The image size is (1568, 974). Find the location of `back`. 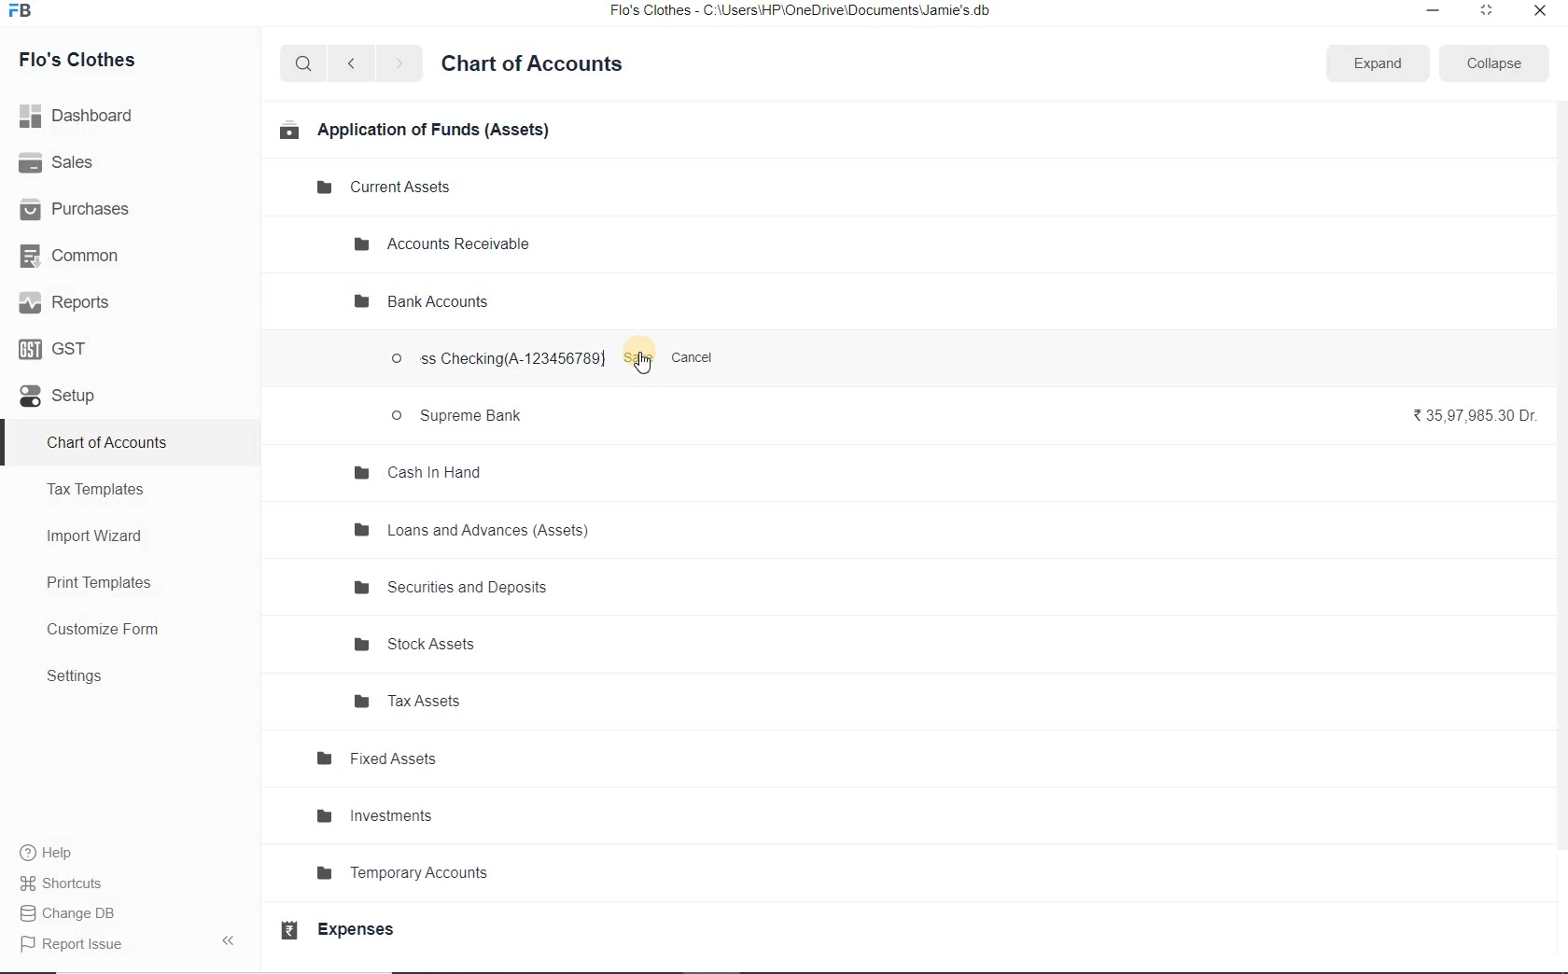

back is located at coordinates (351, 63).